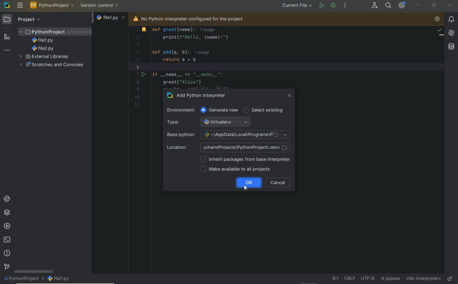 This screenshot has height=284, width=458. I want to click on file name, so click(62, 278).